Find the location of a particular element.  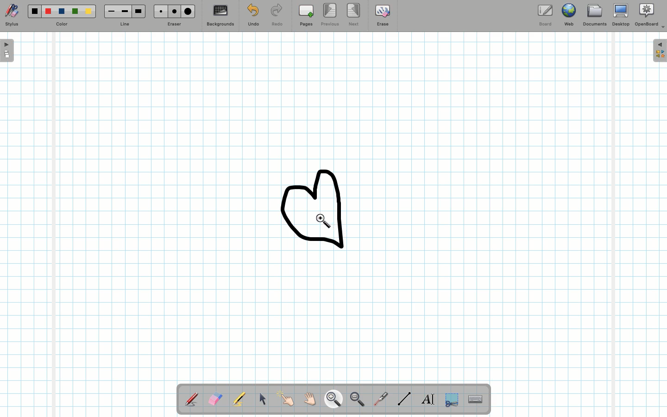

OpenBoard is located at coordinates (650, 16).